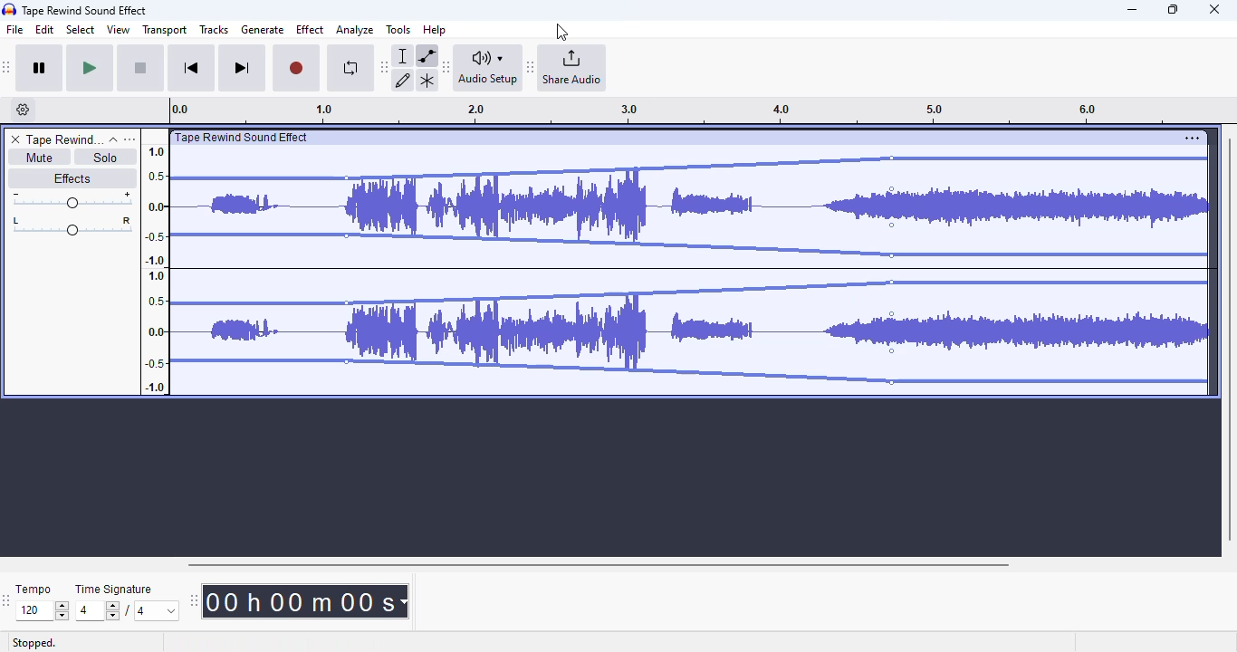 This screenshot has height=652, width=1237. I want to click on Scale to measure sound intensity, so click(156, 268).